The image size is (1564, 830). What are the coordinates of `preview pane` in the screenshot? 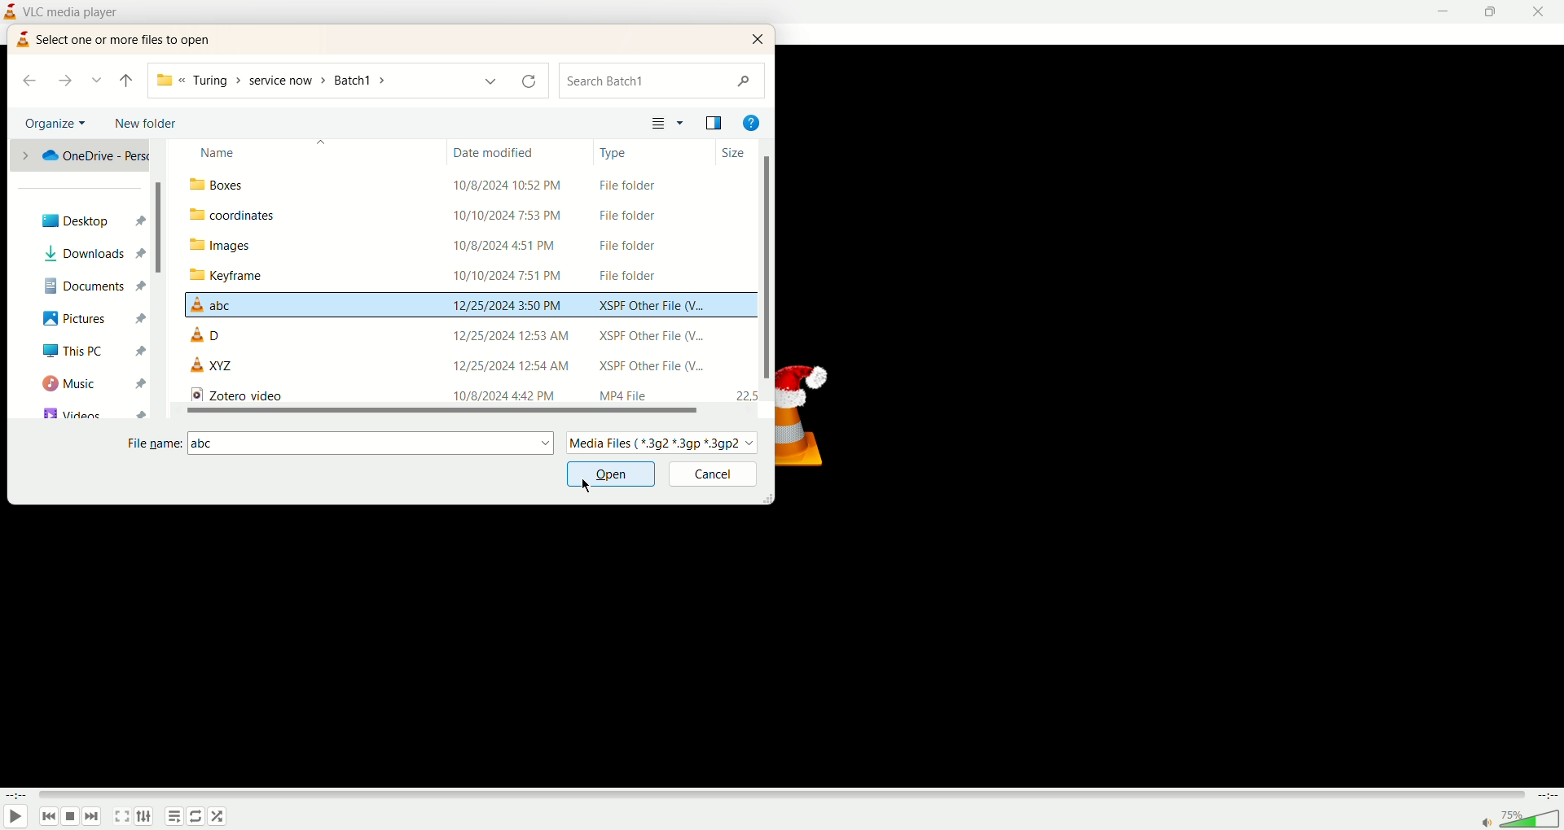 It's located at (717, 125).